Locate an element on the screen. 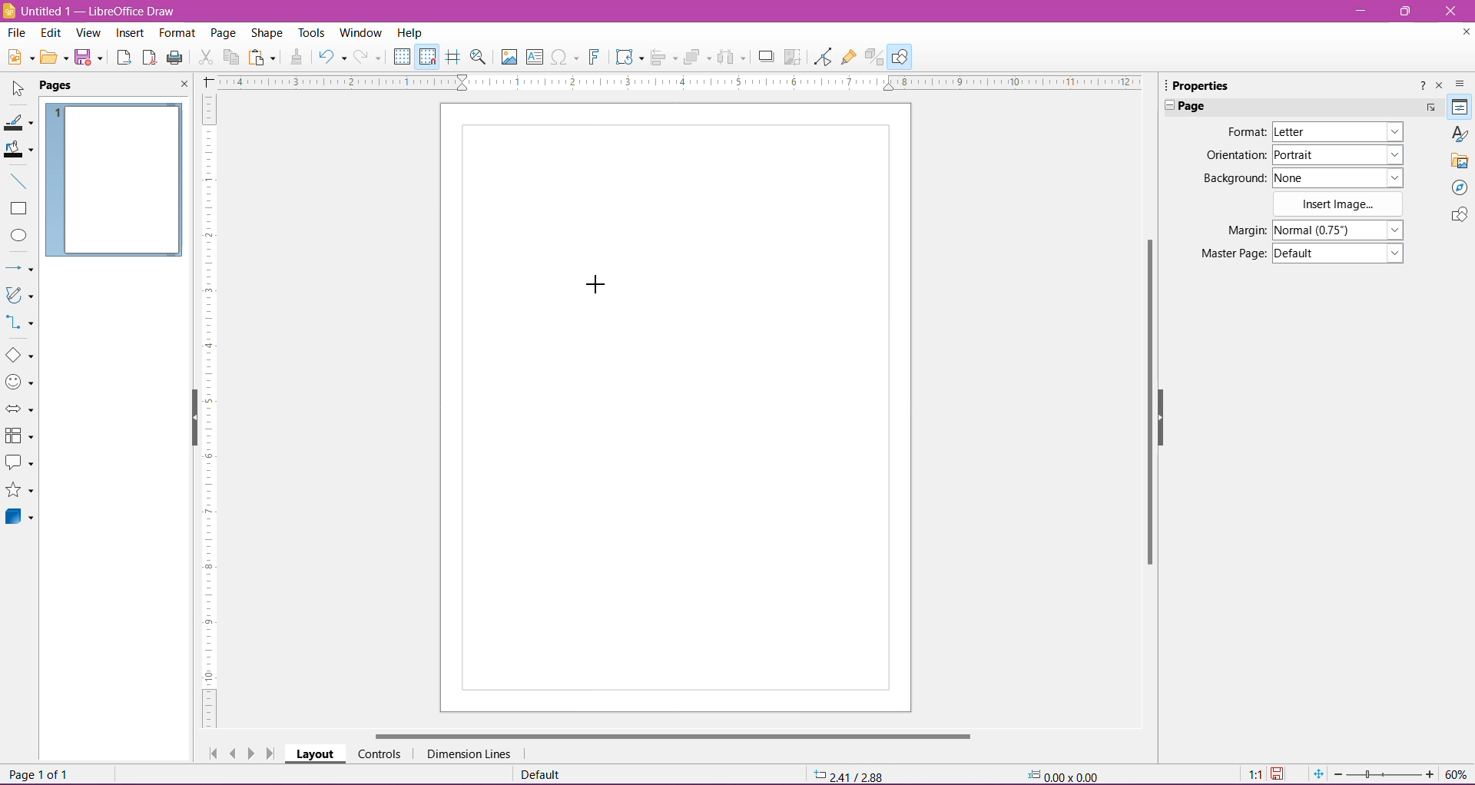 The height and width of the screenshot is (785, 1475). Insert Fontwork Text is located at coordinates (595, 57).